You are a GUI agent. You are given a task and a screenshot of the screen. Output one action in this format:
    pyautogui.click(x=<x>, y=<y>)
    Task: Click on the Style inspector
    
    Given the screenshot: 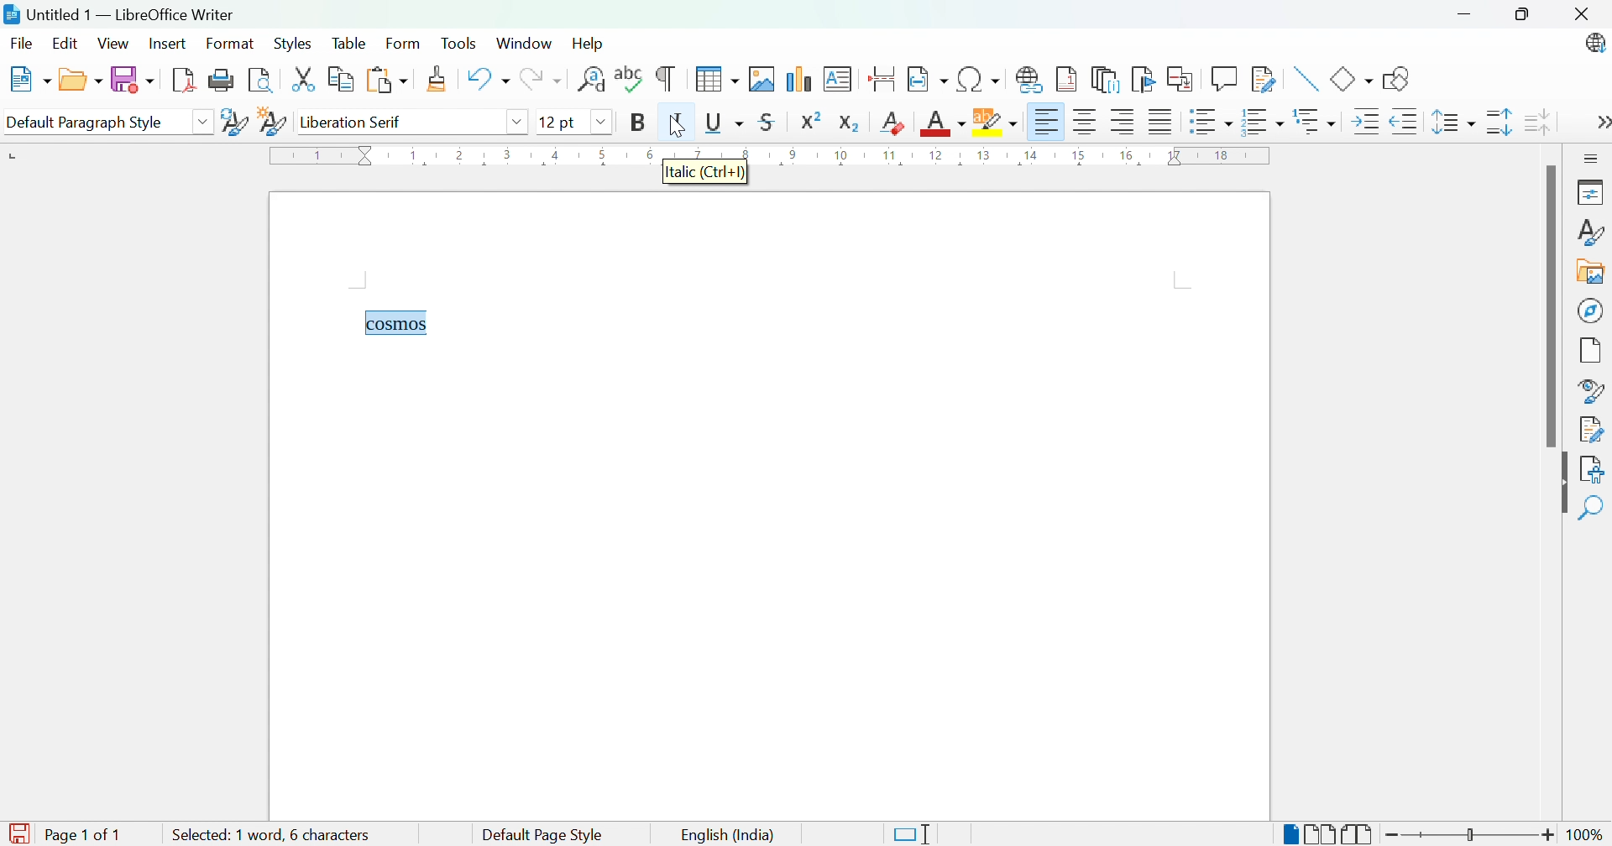 What is the action you would take?
    pyautogui.click(x=1588, y=392)
    